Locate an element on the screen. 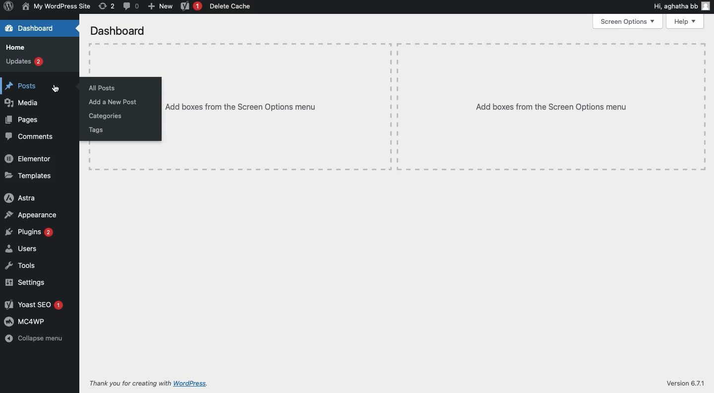 The height and width of the screenshot is (393, 714). Add a new post is located at coordinates (112, 102).